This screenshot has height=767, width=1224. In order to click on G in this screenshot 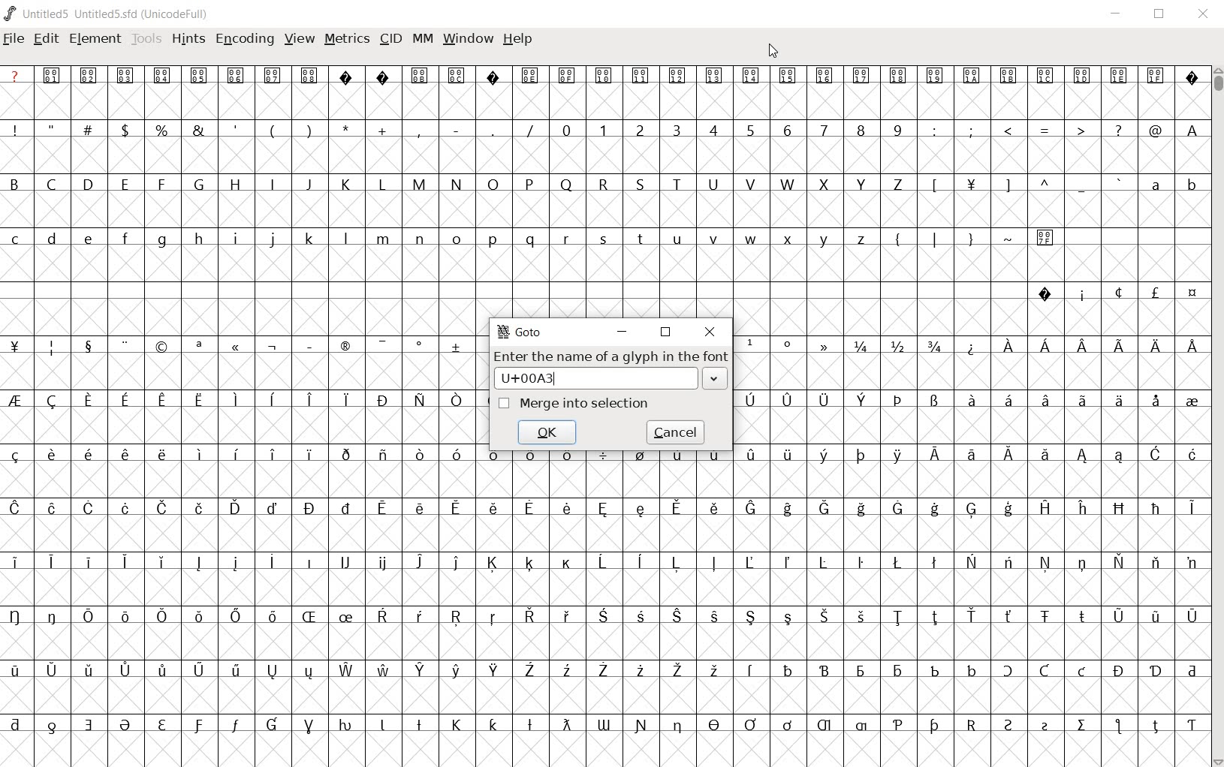, I will do `click(197, 184)`.